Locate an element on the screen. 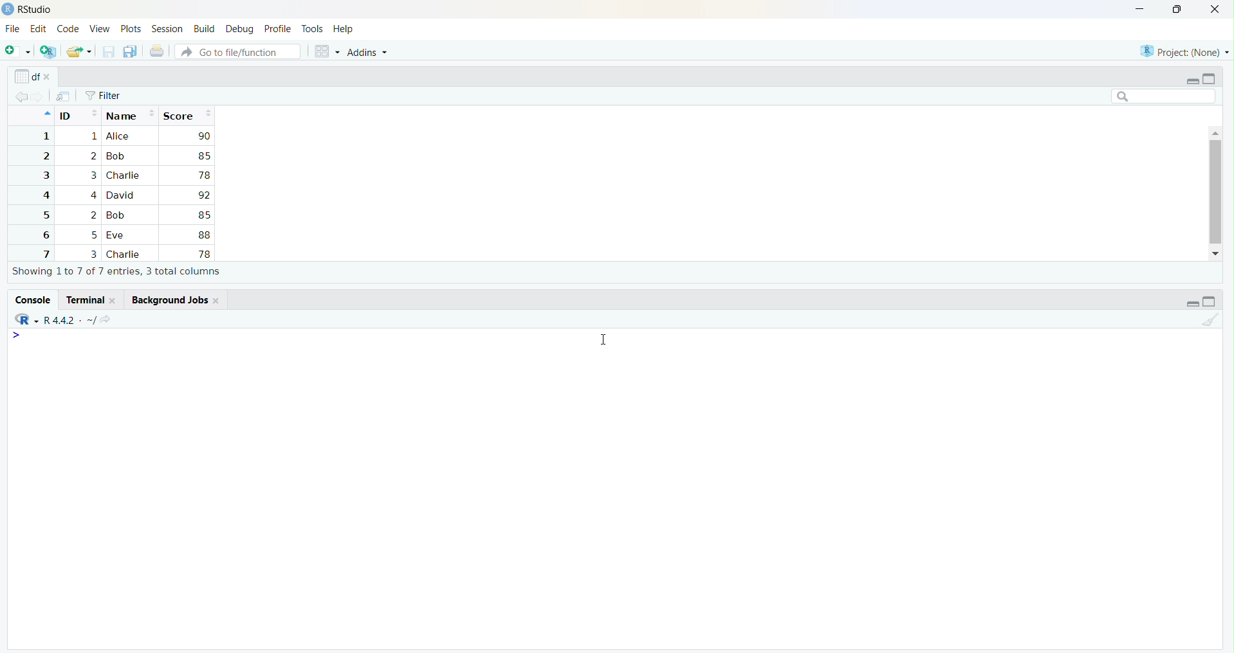 Image resolution: width=1234 pixels, height=653 pixels. View is located at coordinates (100, 30).